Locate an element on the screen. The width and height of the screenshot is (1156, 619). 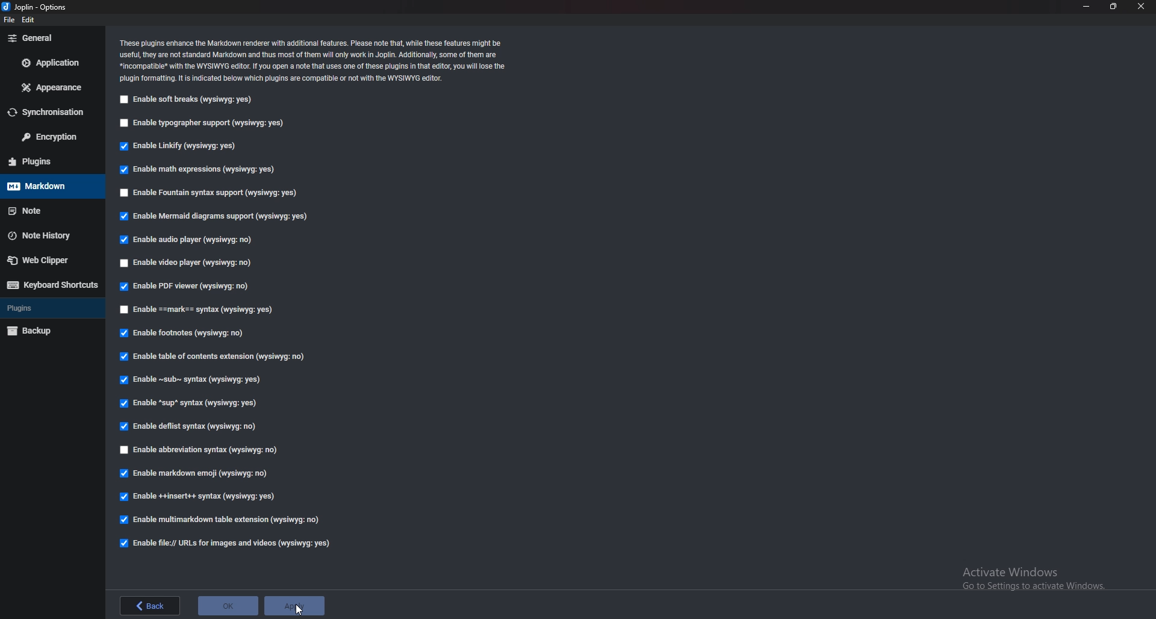
Web Clipper is located at coordinates (46, 260).